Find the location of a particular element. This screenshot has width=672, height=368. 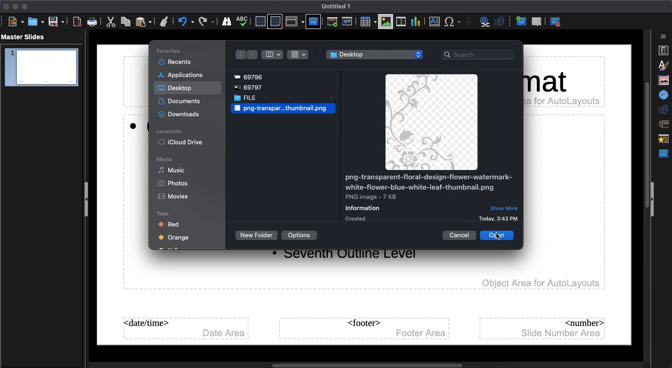

Search is located at coordinates (479, 55).